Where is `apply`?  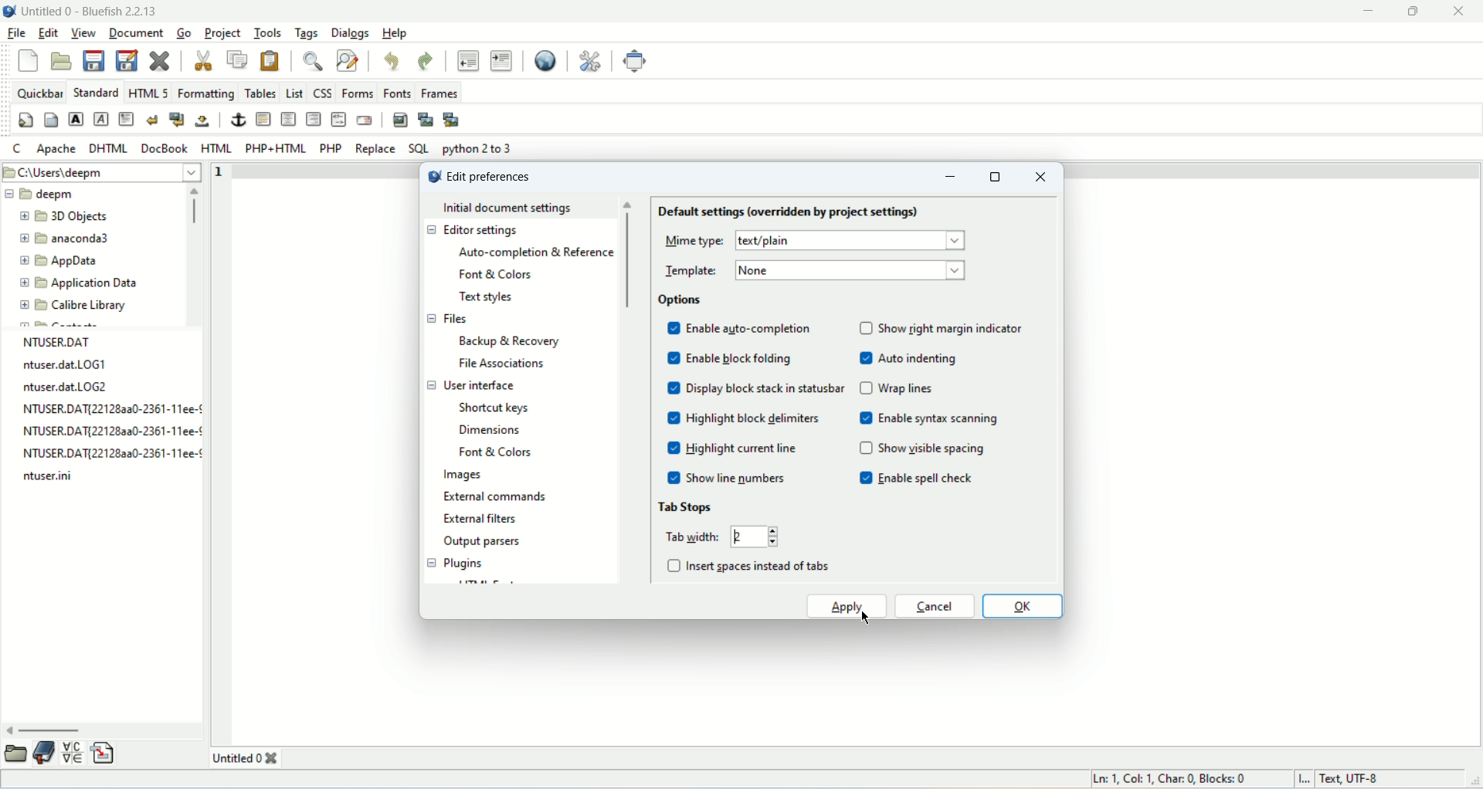
apply is located at coordinates (847, 608).